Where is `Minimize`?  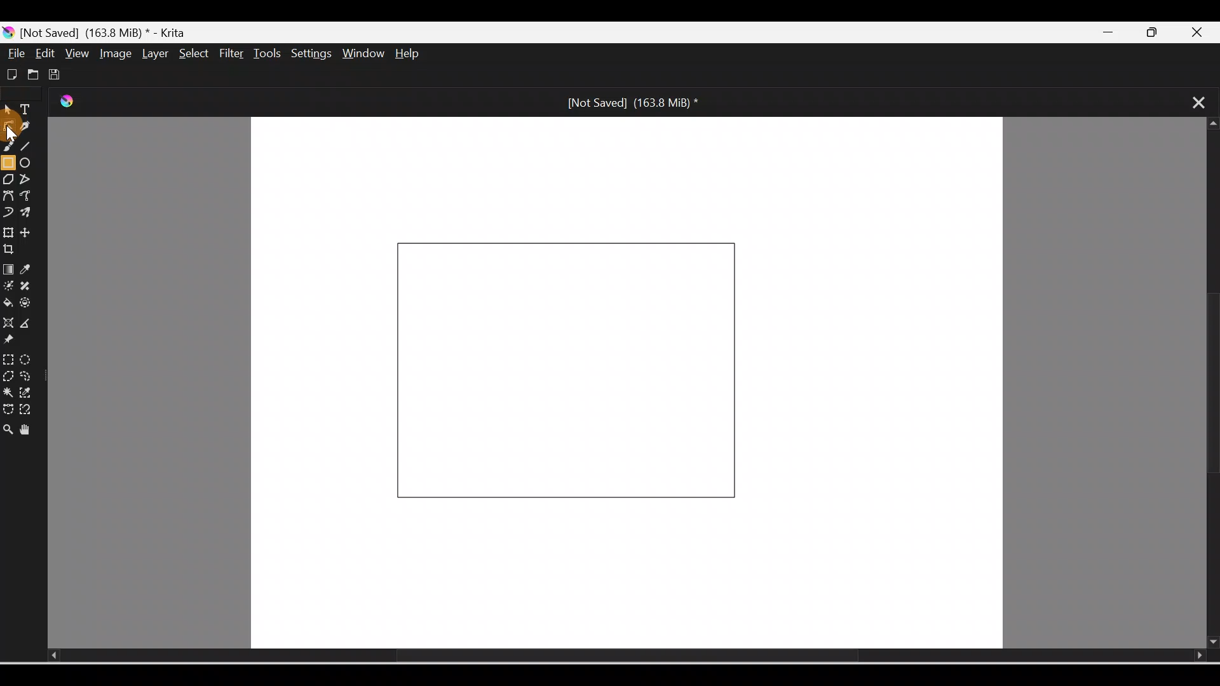 Minimize is located at coordinates (1111, 33).